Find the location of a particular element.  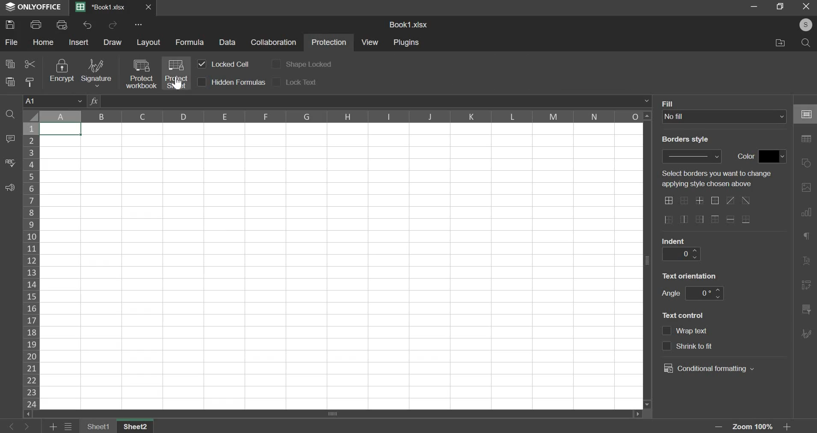

home is located at coordinates (44, 42).